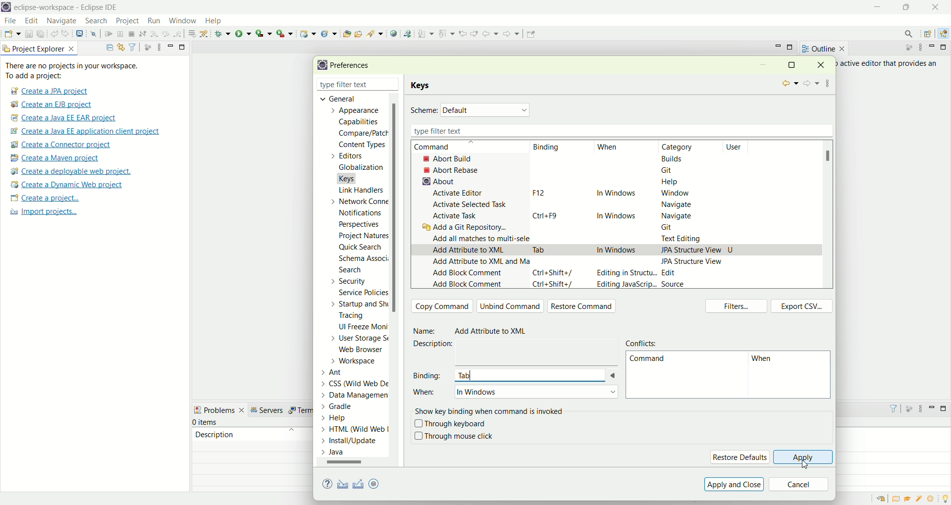  What do you see at coordinates (511, 306) in the screenshot?
I see `unbind command` at bounding box center [511, 306].